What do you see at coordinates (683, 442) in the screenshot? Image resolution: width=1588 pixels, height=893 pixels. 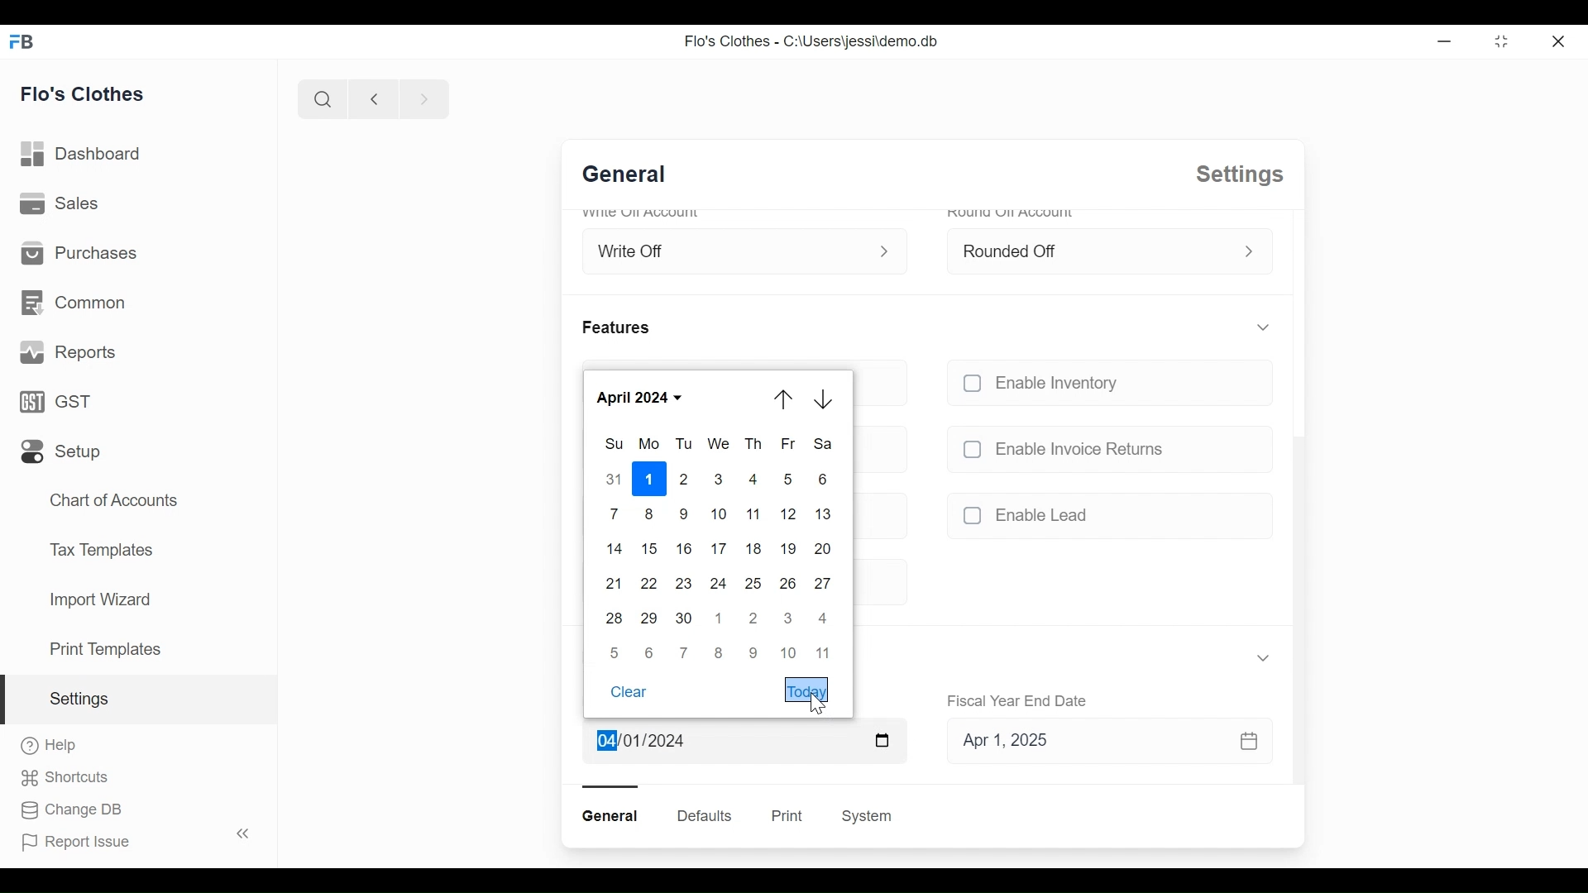 I see `Tu` at bounding box center [683, 442].